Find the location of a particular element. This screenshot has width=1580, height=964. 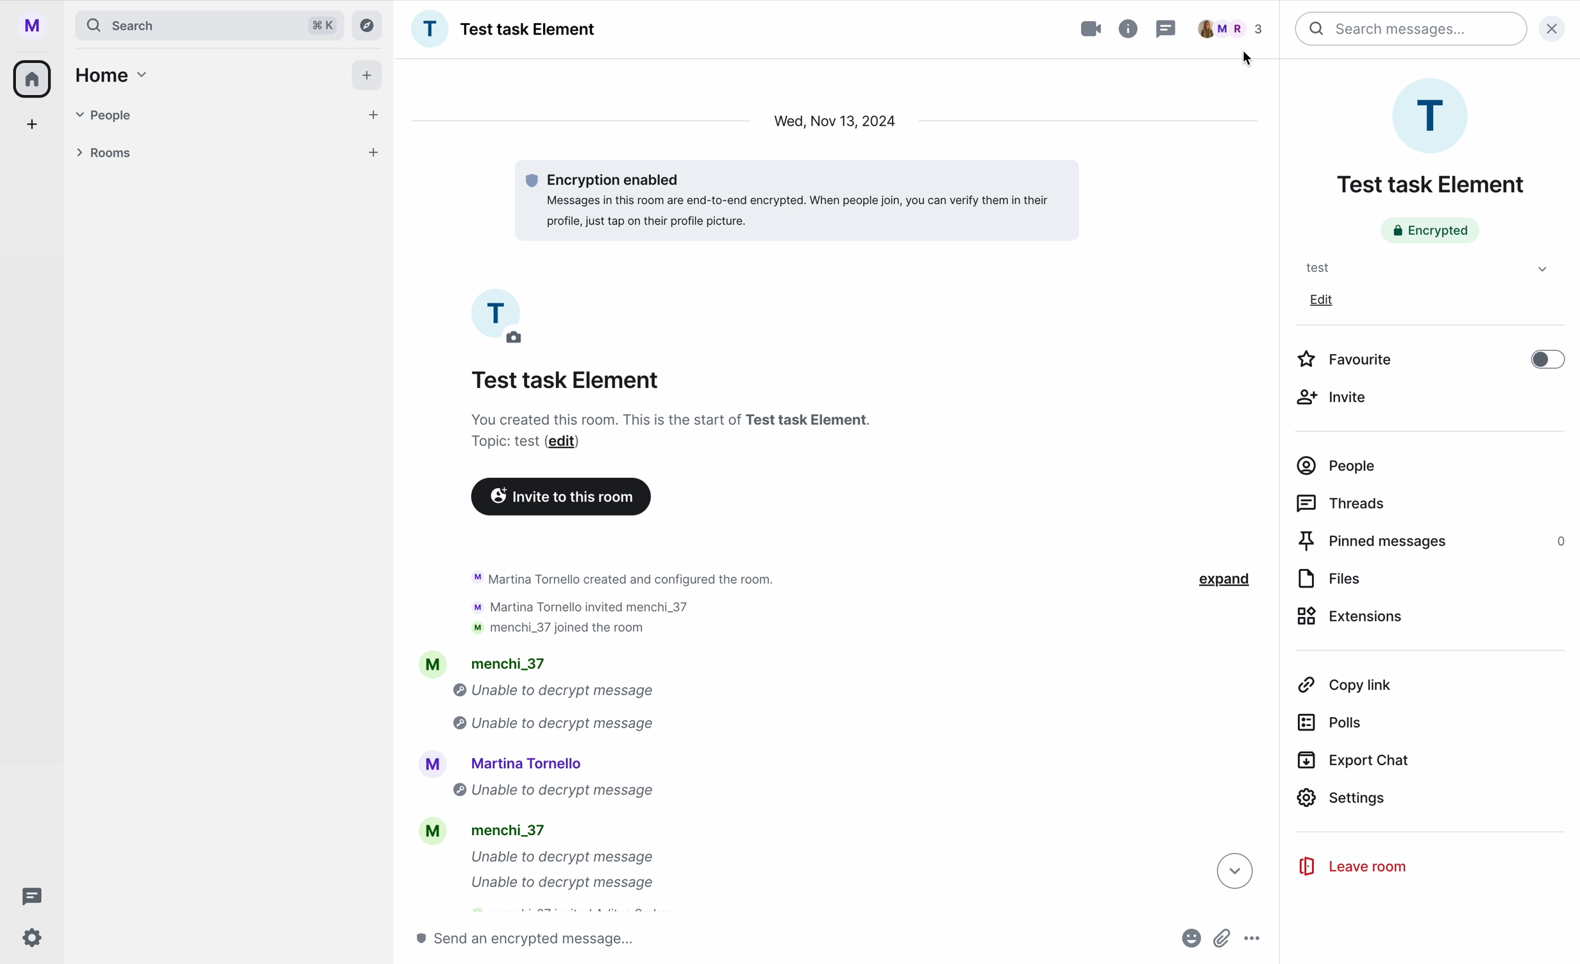

search bar is located at coordinates (210, 25).